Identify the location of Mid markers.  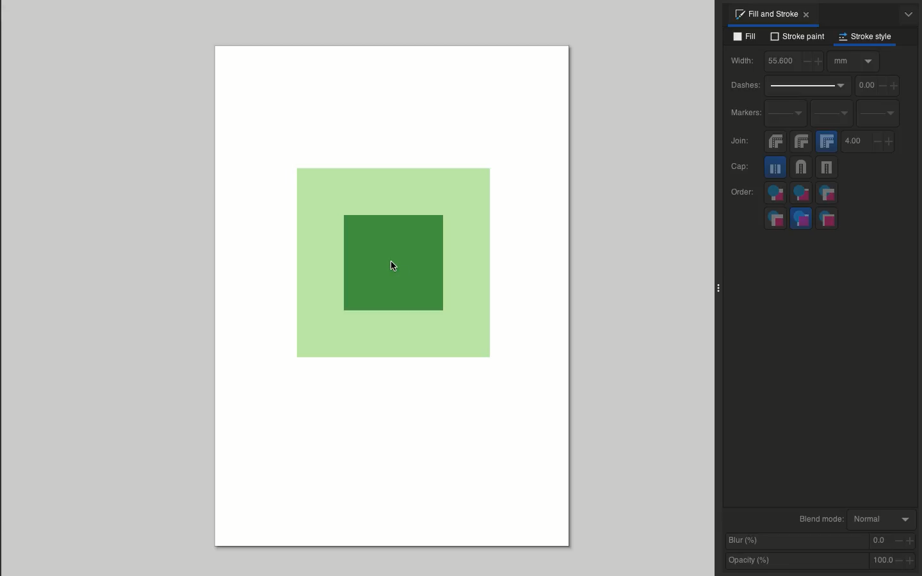
(833, 114).